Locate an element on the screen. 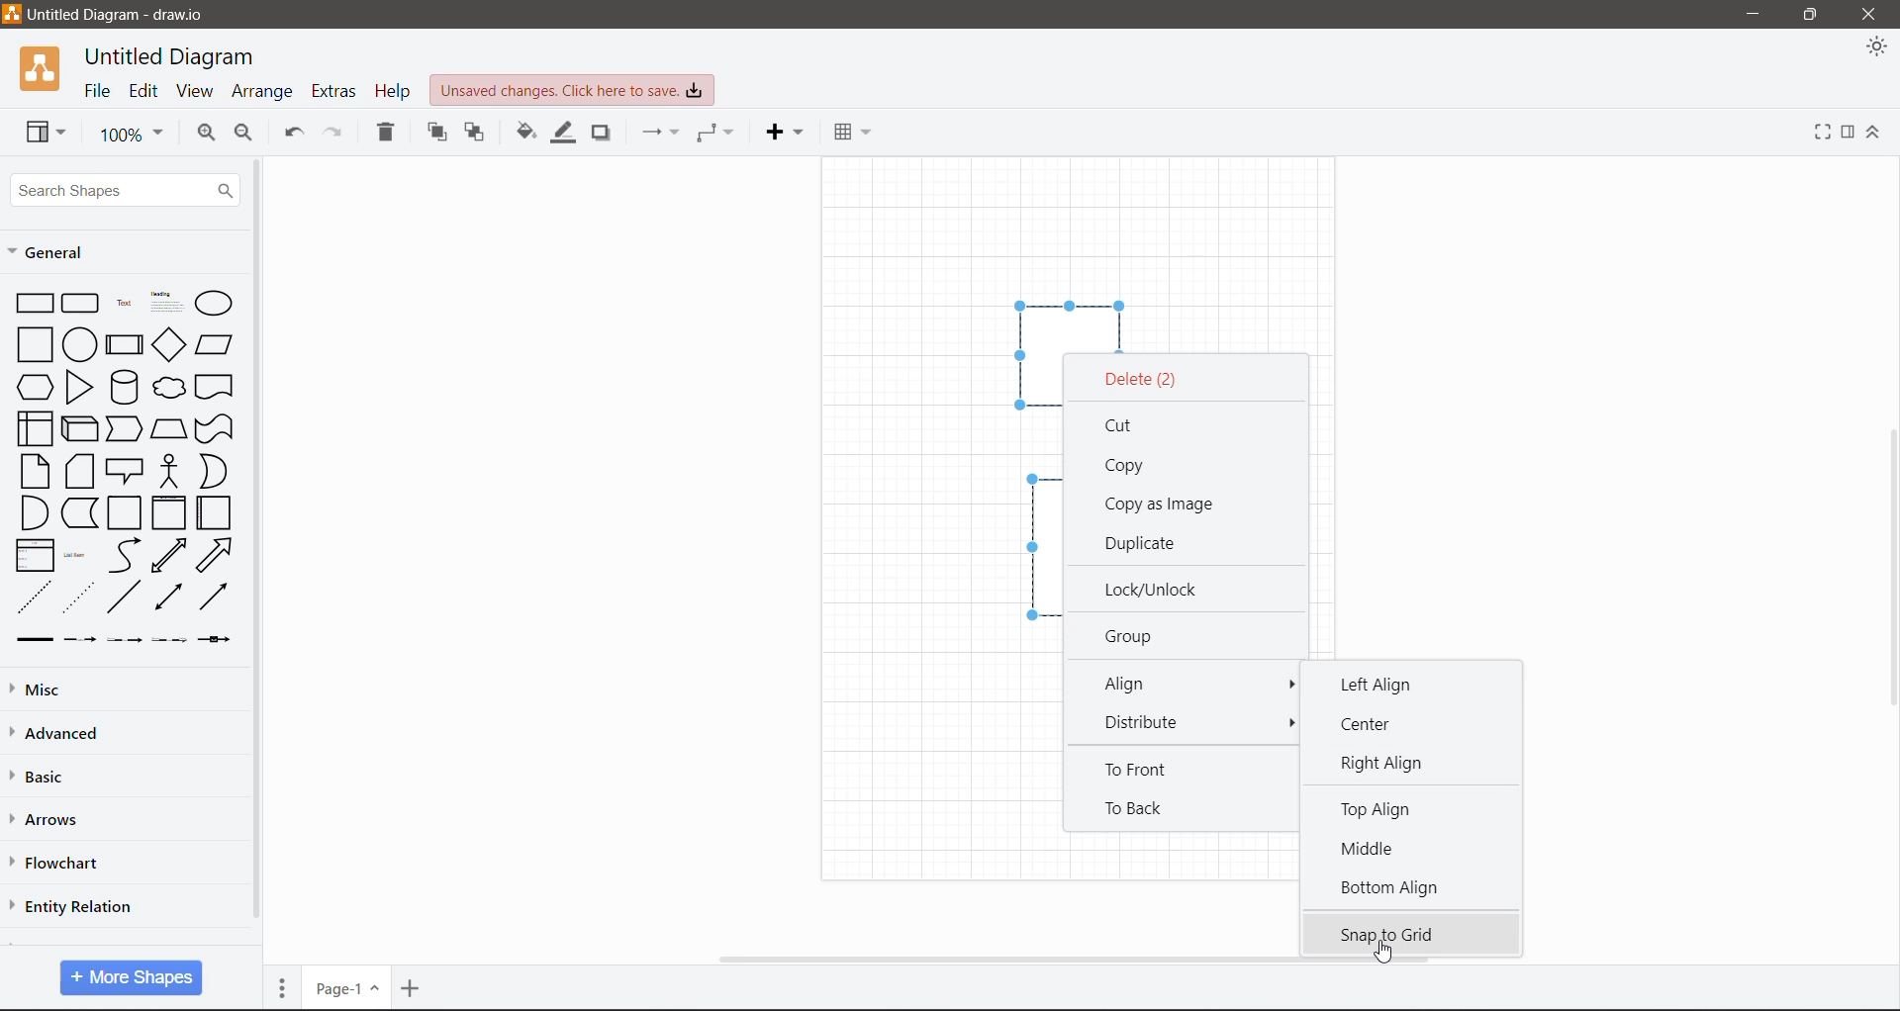 This screenshot has height=1011, width=1900. Distribute is located at coordinates (1156, 723).